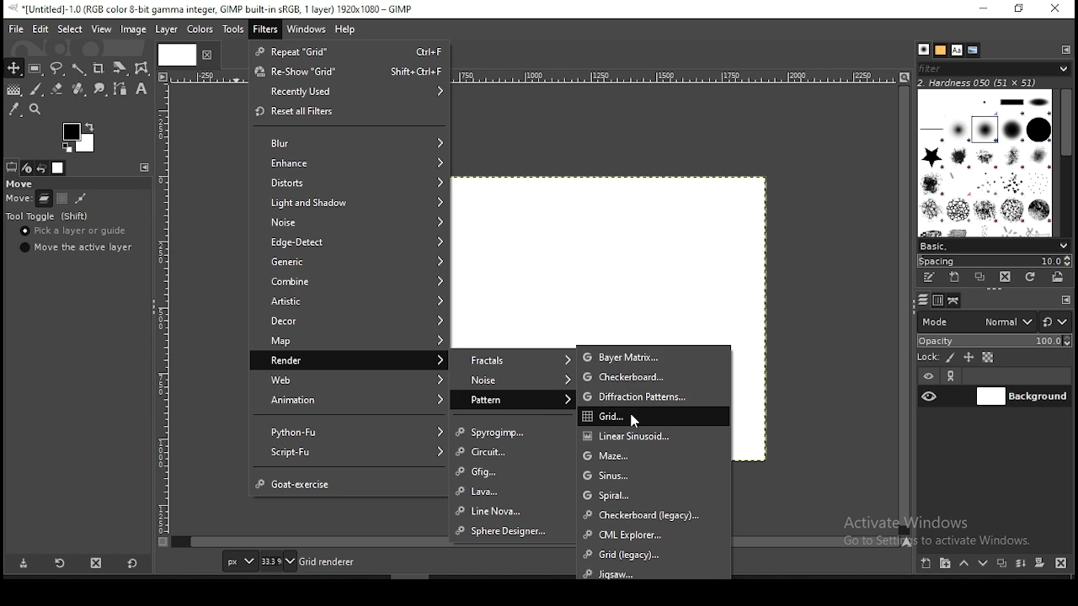 This screenshot has width=1078, height=606. What do you see at coordinates (77, 247) in the screenshot?
I see `move the active layer` at bounding box center [77, 247].